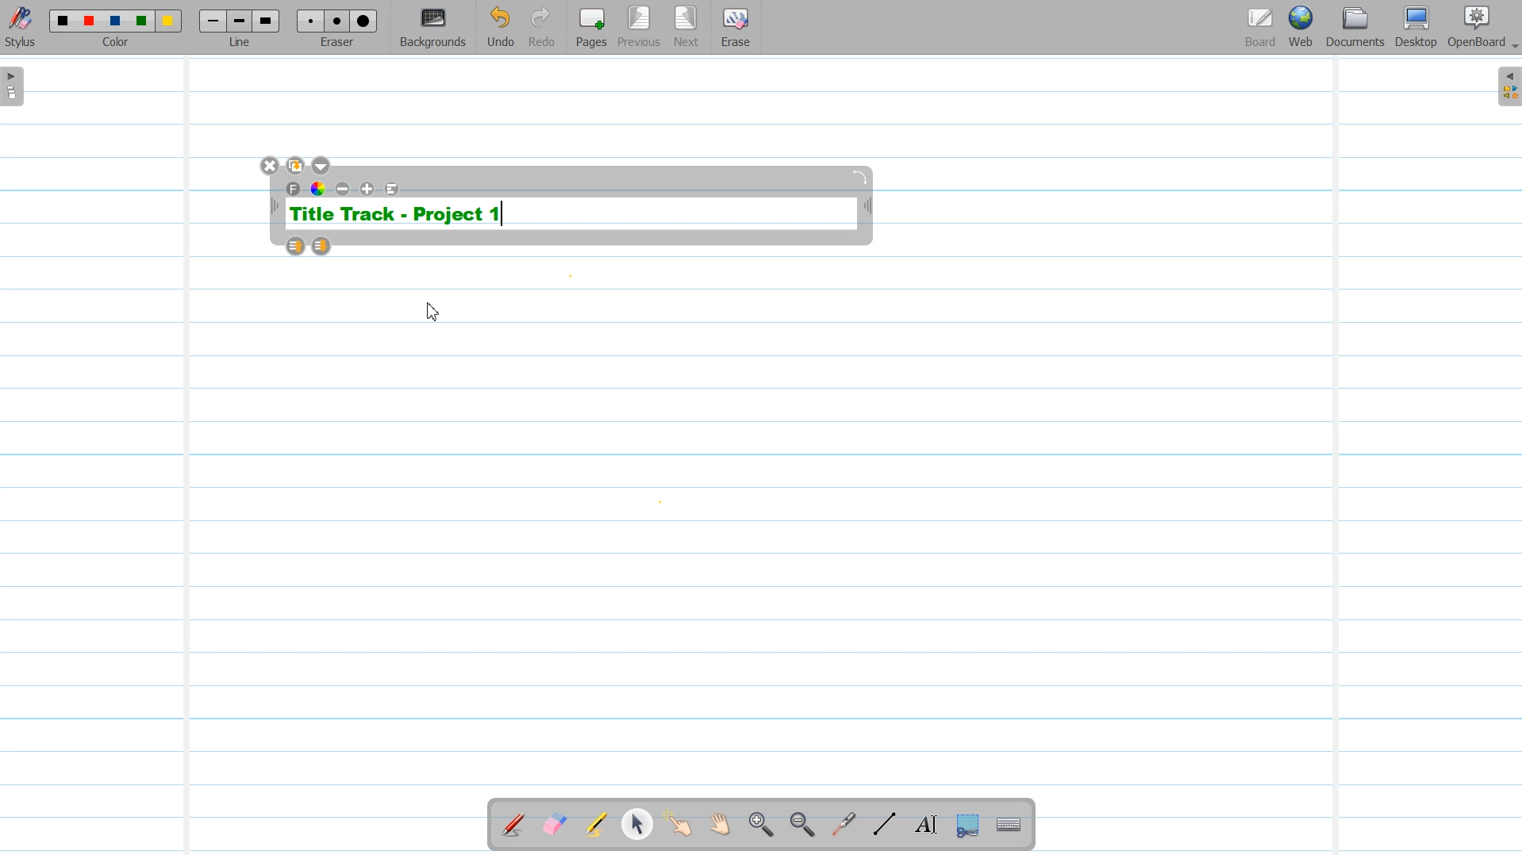 The height and width of the screenshot is (855, 1522). I want to click on Background, so click(434, 28).